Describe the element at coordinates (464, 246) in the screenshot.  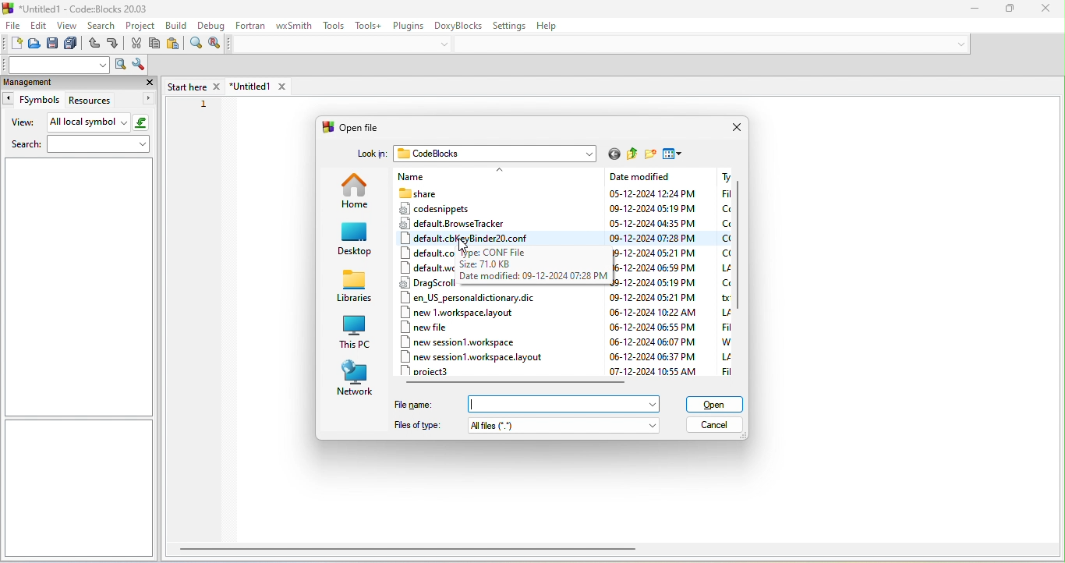
I see `cursor movement` at that location.